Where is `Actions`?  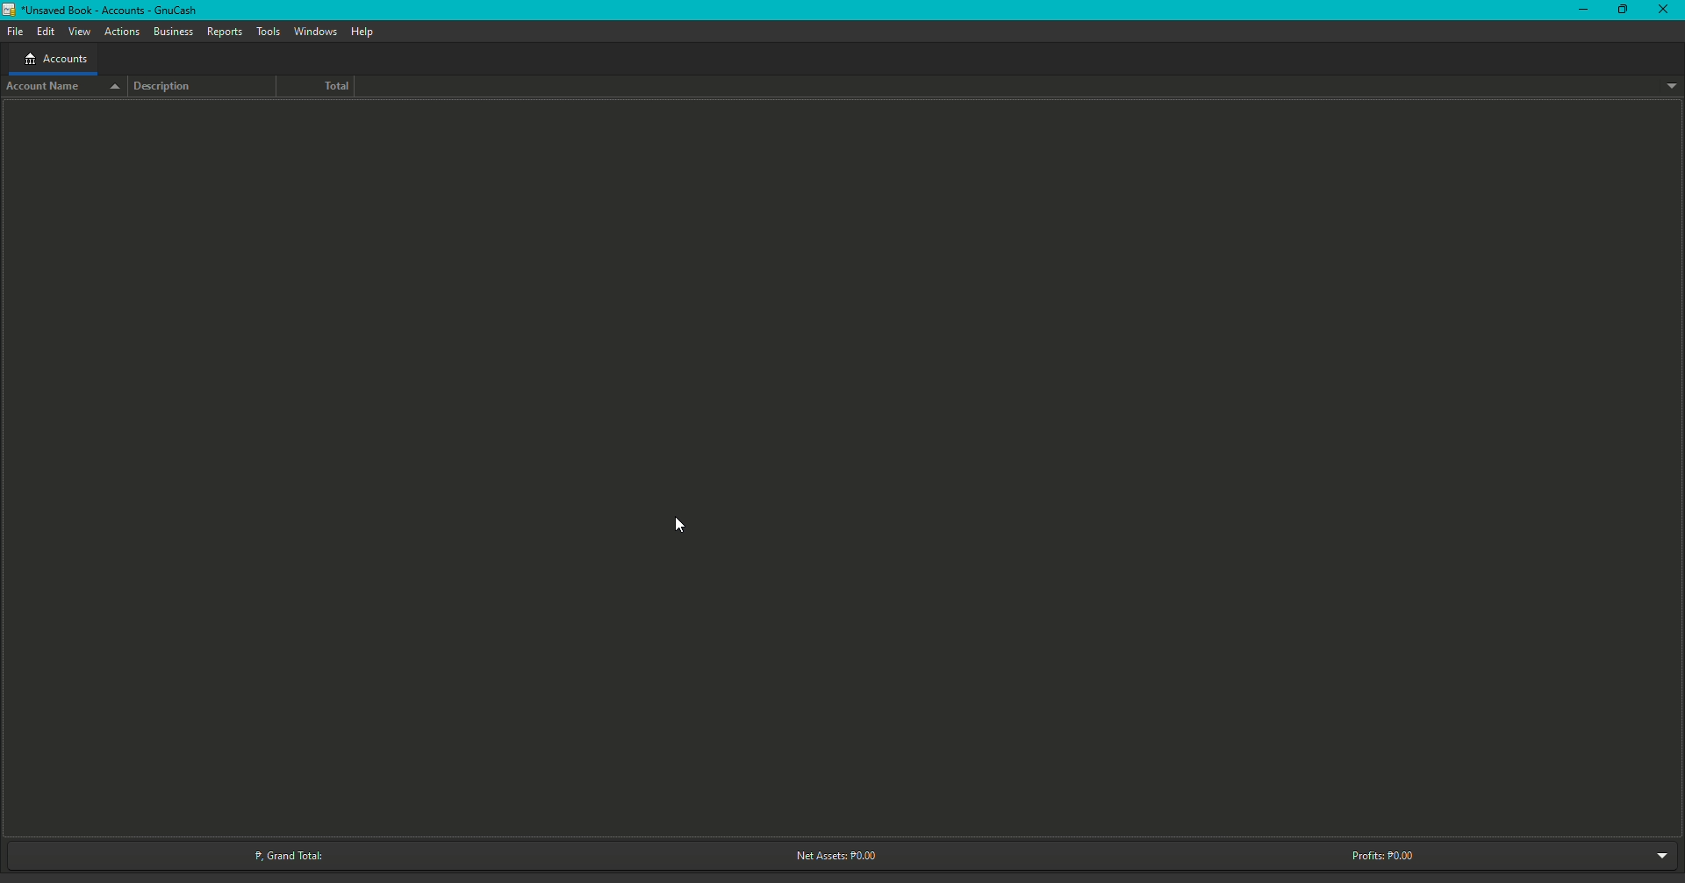 Actions is located at coordinates (121, 31).